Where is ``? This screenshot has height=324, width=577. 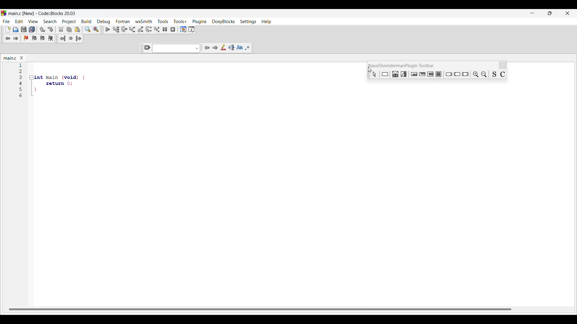  is located at coordinates (485, 73).